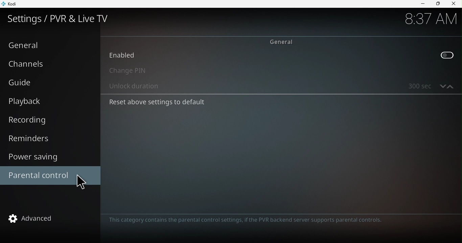  Describe the element at coordinates (451, 86) in the screenshot. I see `increase` at that location.